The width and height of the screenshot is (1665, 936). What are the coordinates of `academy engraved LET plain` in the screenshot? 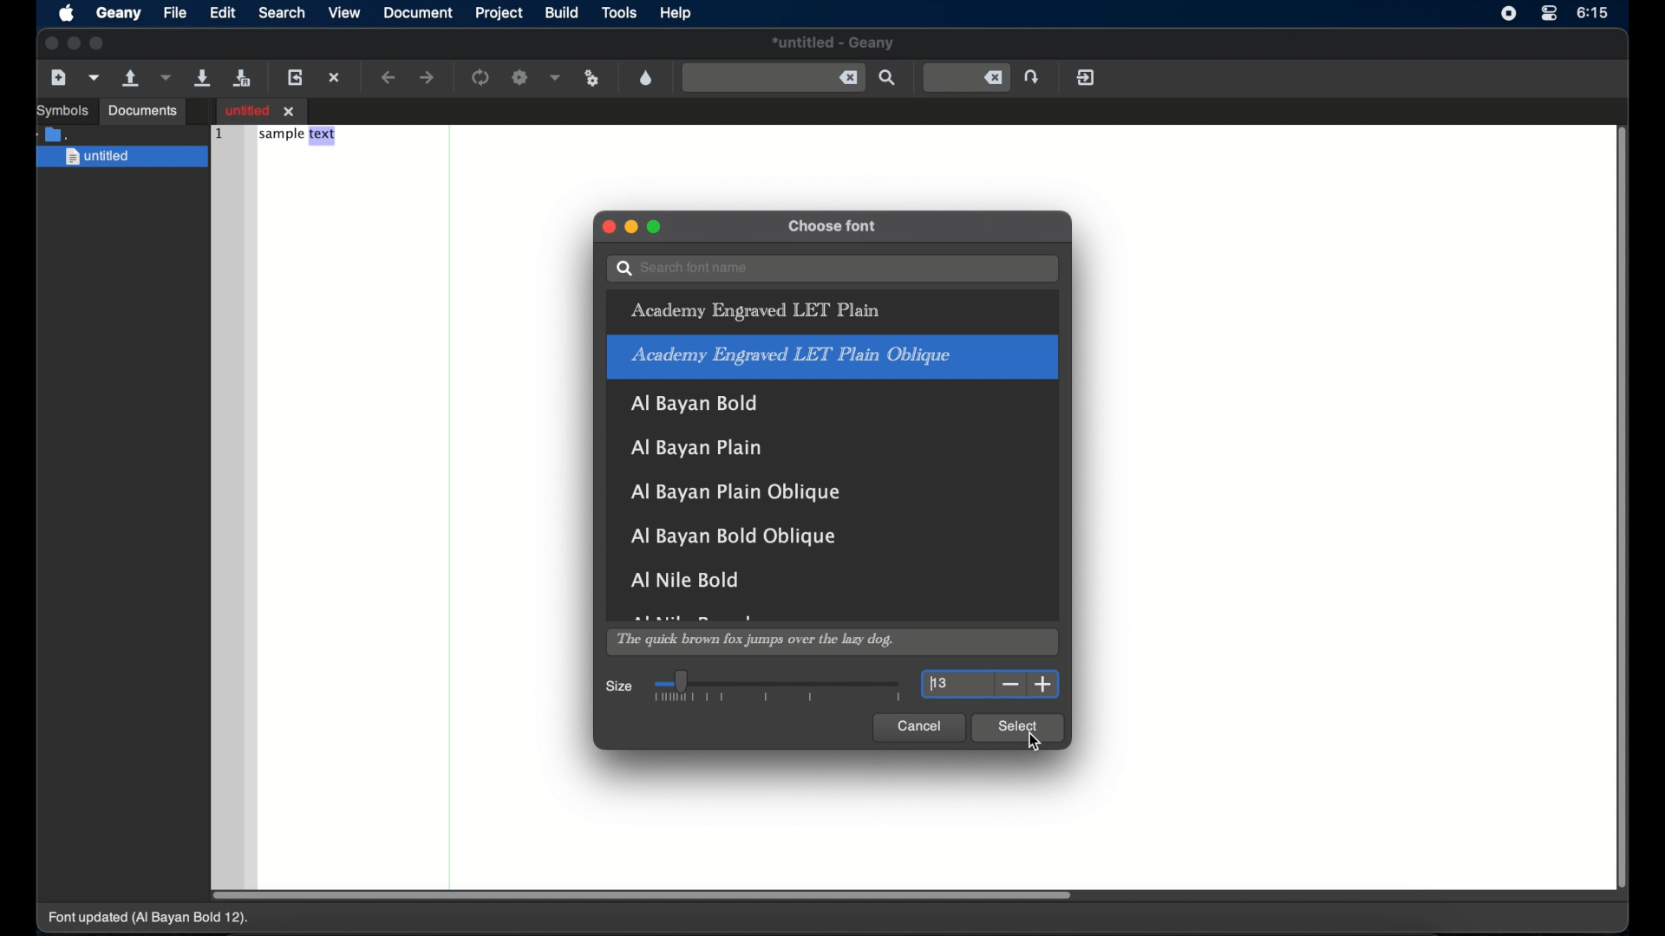 It's located at (754, 311).